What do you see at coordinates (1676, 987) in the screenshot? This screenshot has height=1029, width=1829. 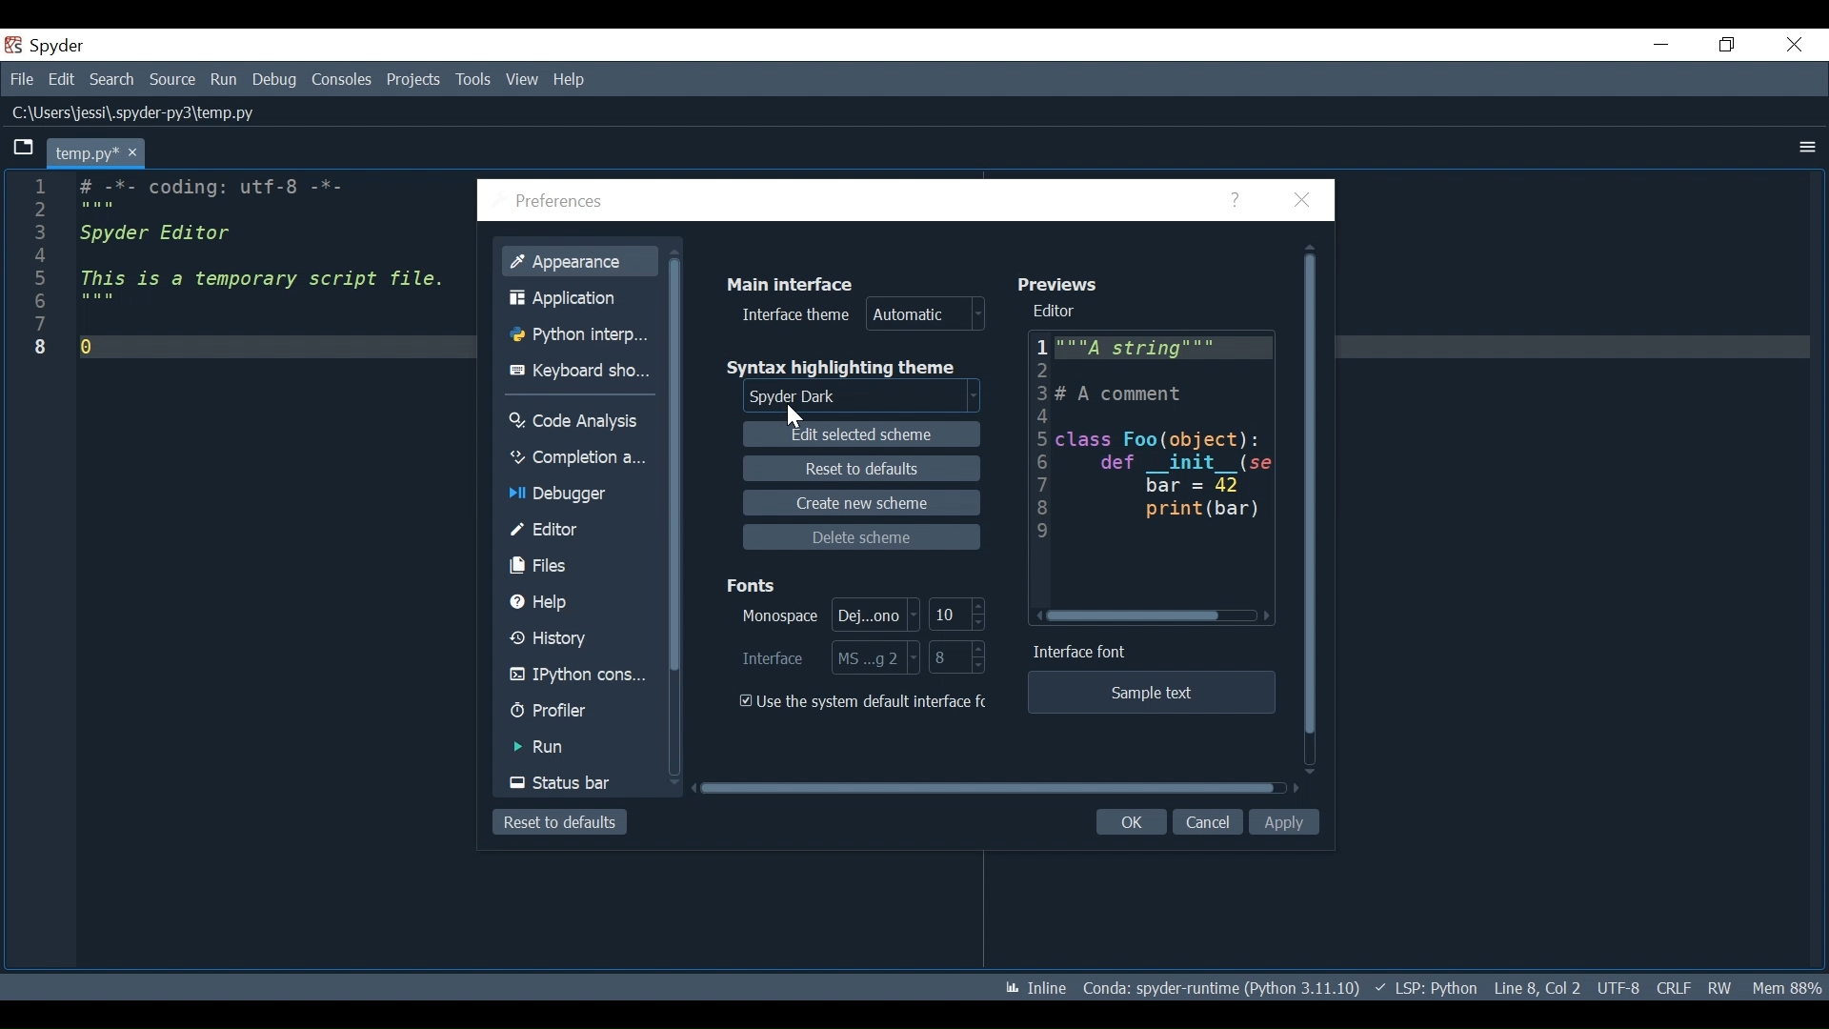 I see `File EQL Status` at bounding box center [1676, 987].